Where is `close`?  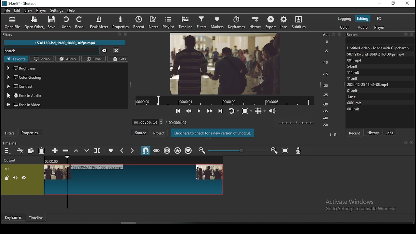
close is located at coordinates (412, 143).